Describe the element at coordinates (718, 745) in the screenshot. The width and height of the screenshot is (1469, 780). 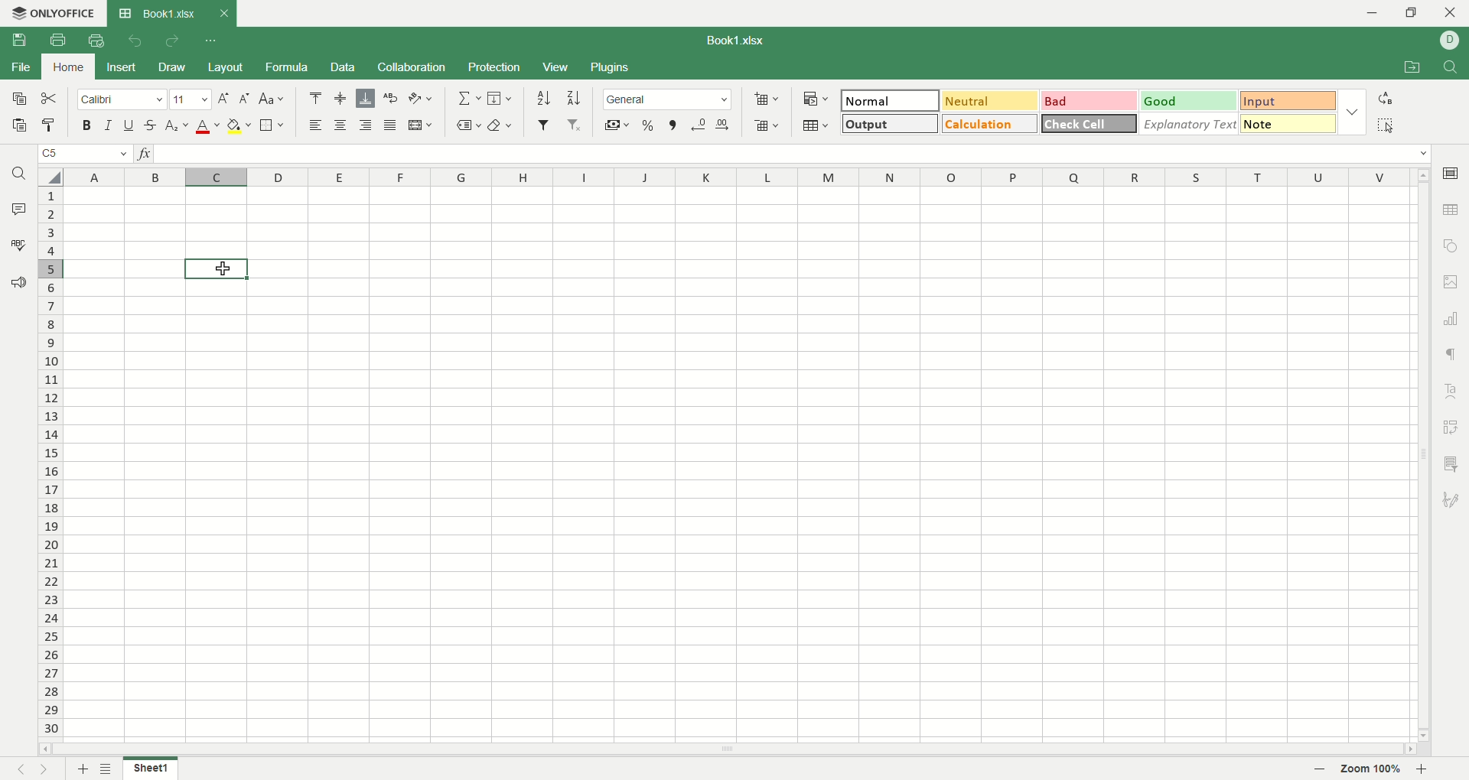
I see `horizontal scroll bar` at that location.